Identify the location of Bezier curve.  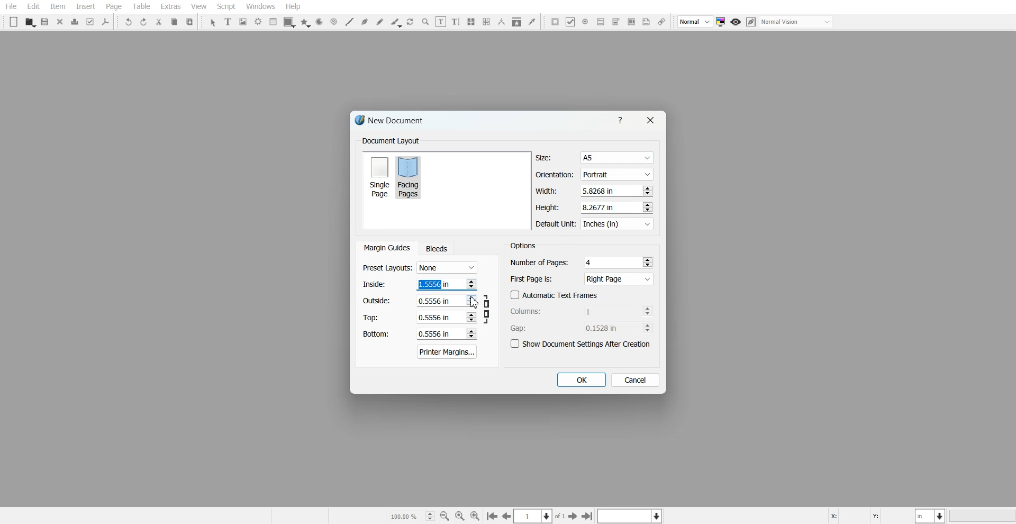
(365, 22).